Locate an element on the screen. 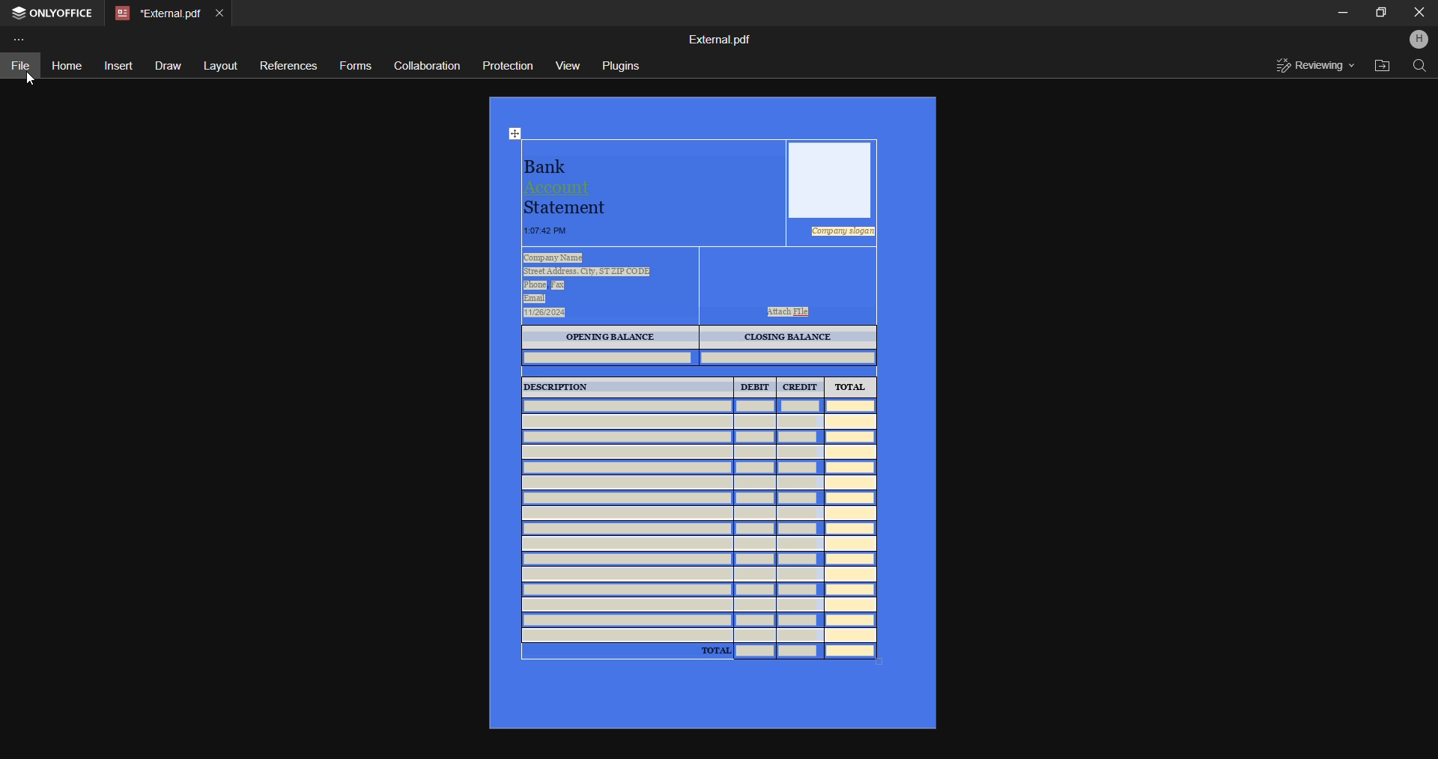 The width and height of the screenshot is (1438, 759). Maximize is located at coordinates (1380, 13).